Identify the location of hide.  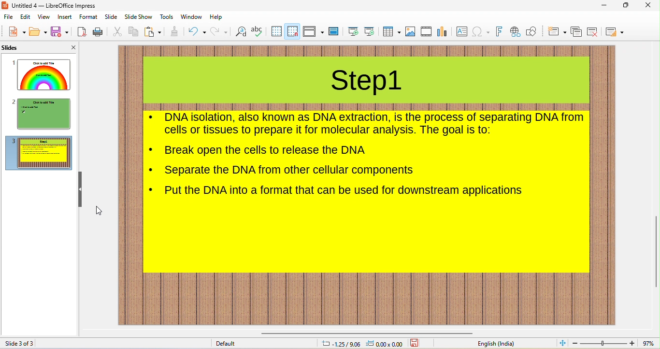
(81, 190).